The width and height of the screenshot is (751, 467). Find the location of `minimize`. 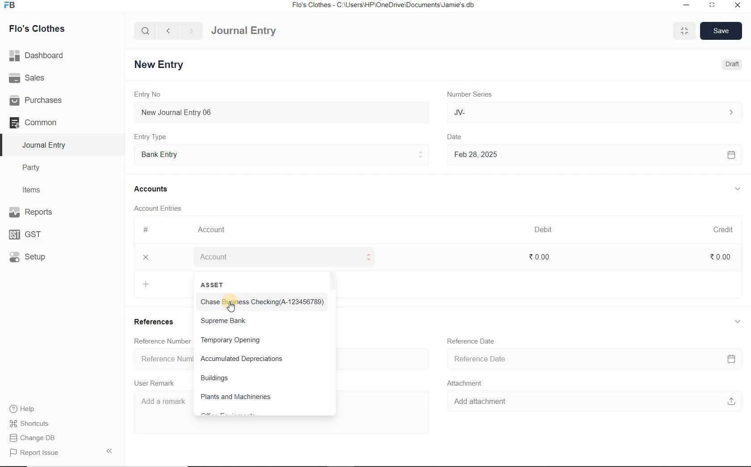

minimize is located at coordinates (685, 4).